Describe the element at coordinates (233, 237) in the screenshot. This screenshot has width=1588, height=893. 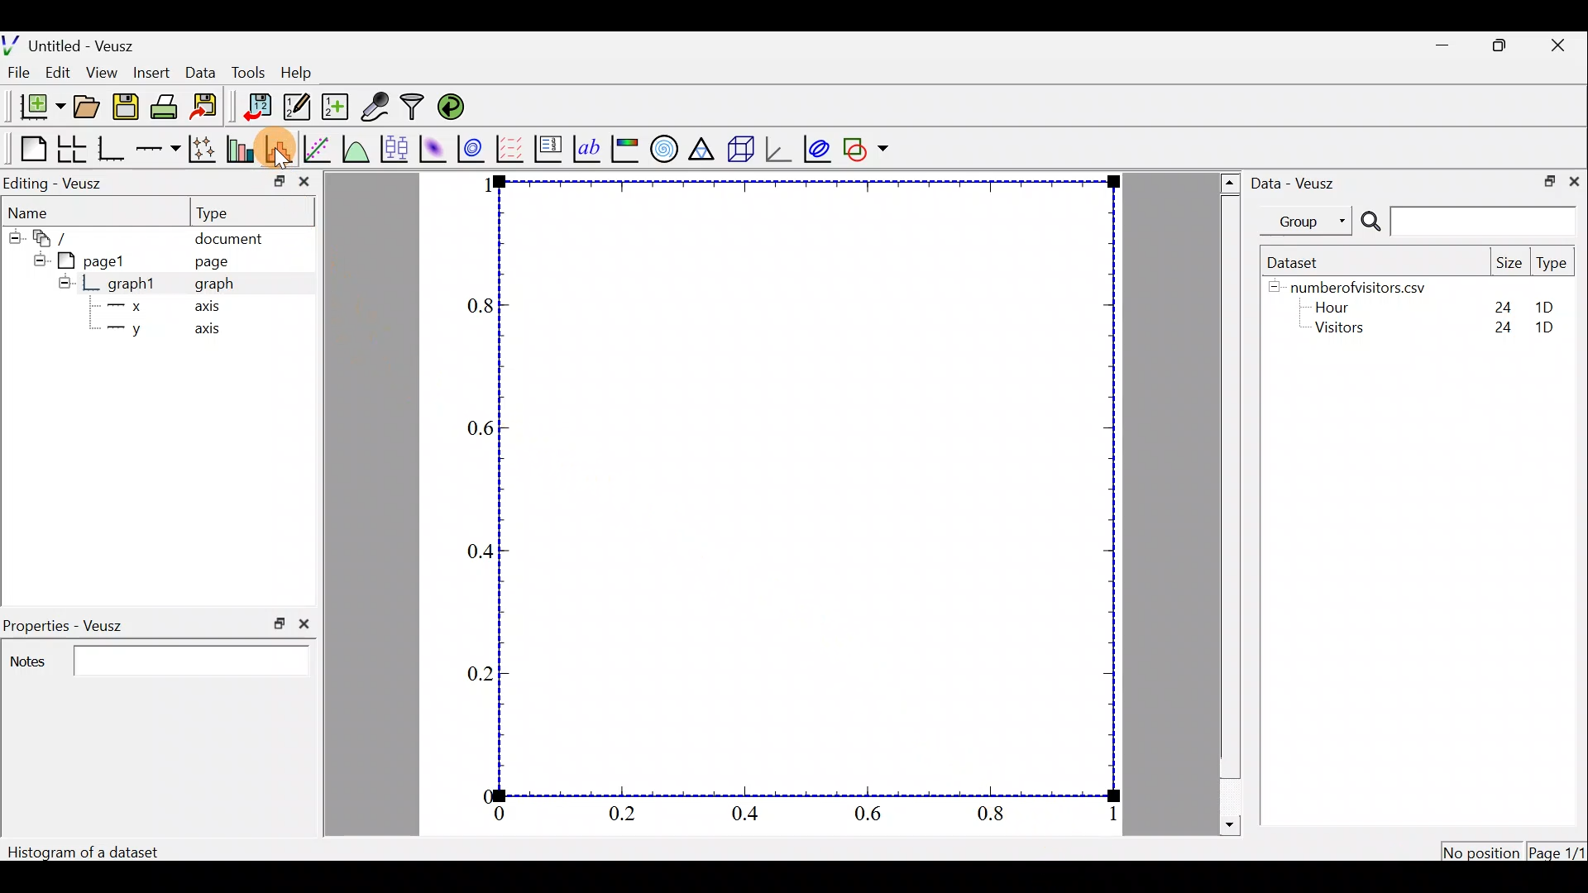
I see `document` at that location.